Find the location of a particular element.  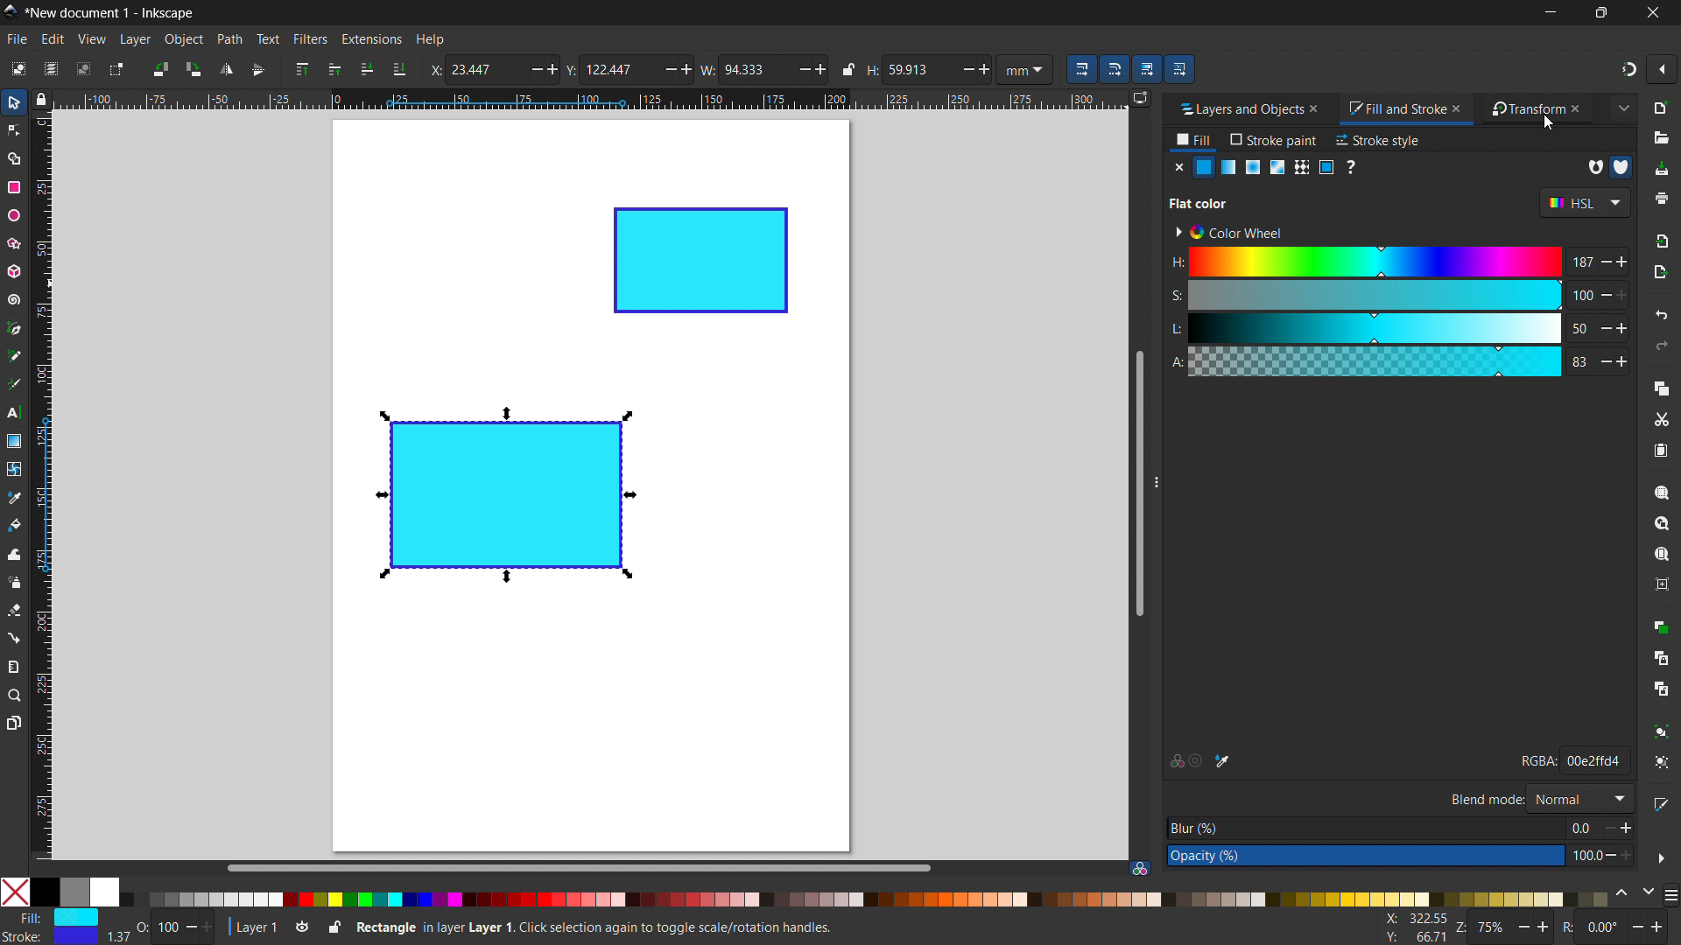

color palletes is located at coordinates (863, 899).